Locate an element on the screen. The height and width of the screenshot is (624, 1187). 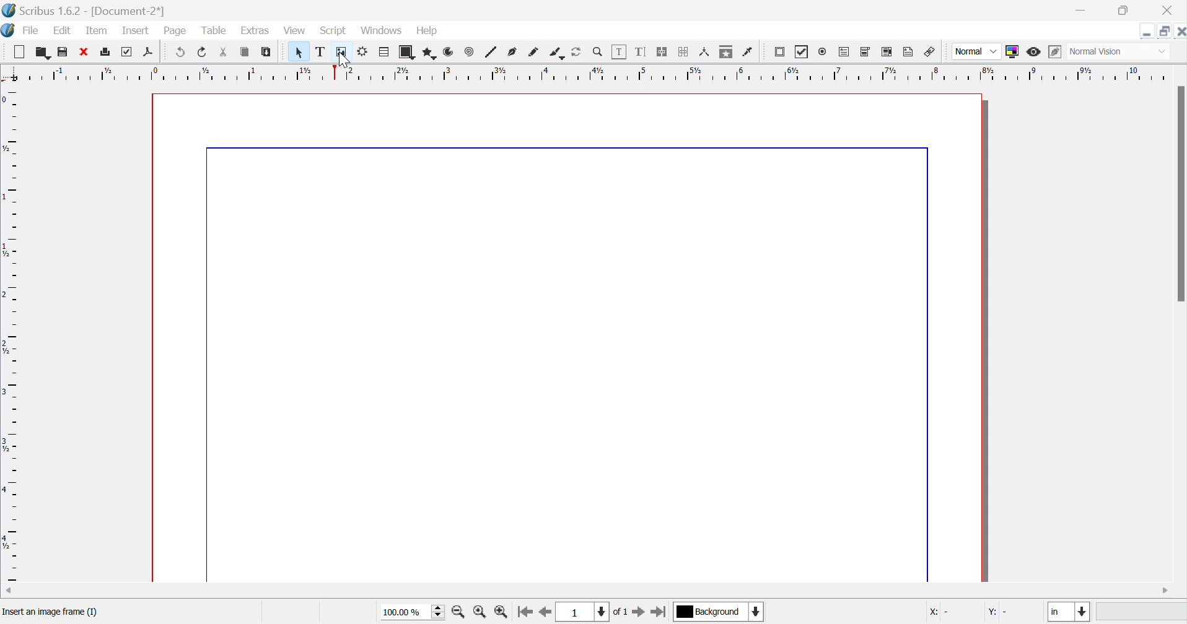
spiral is located at coordinates (469, 51).